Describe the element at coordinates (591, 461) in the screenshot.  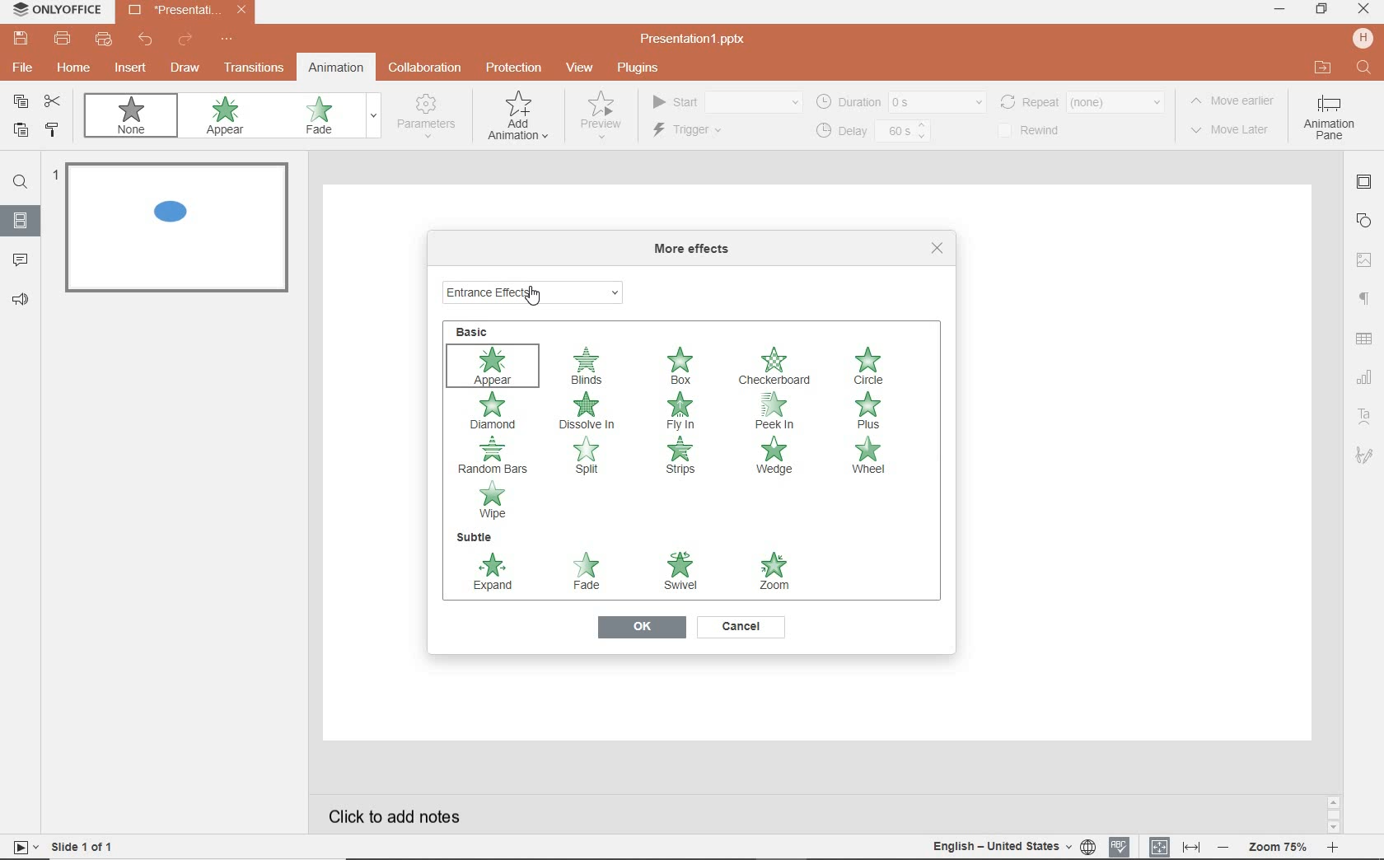
I see `SPLIT` at that location.